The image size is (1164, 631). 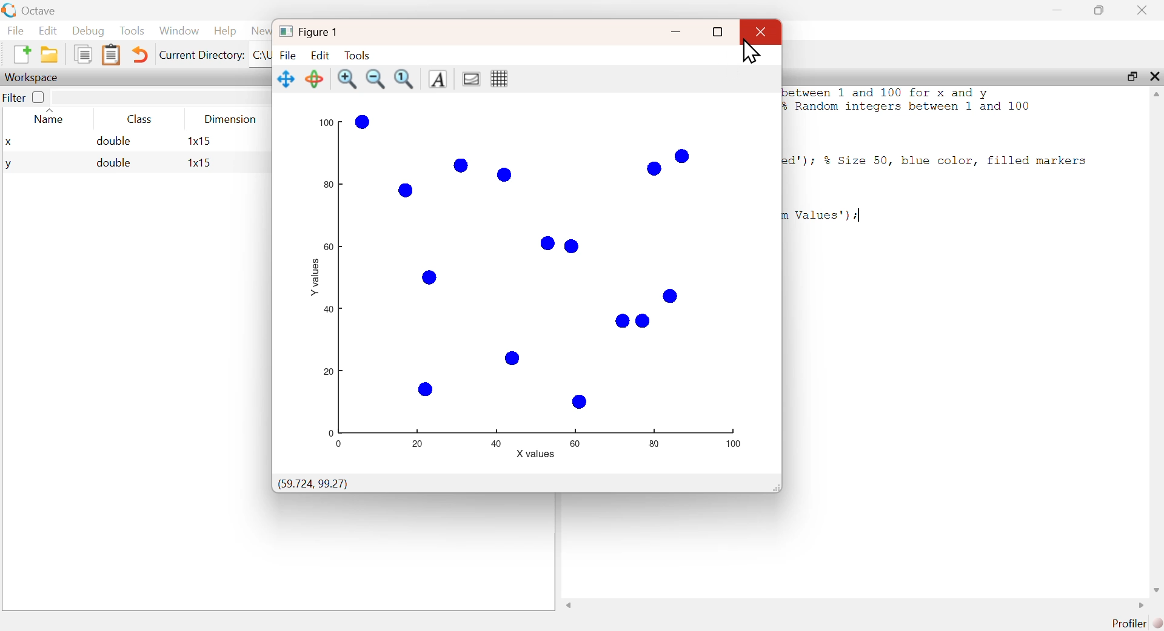 What do you see at coordinates (48, 30) in the screenshot?
I see `Edit` at bounding box center [48, 30].